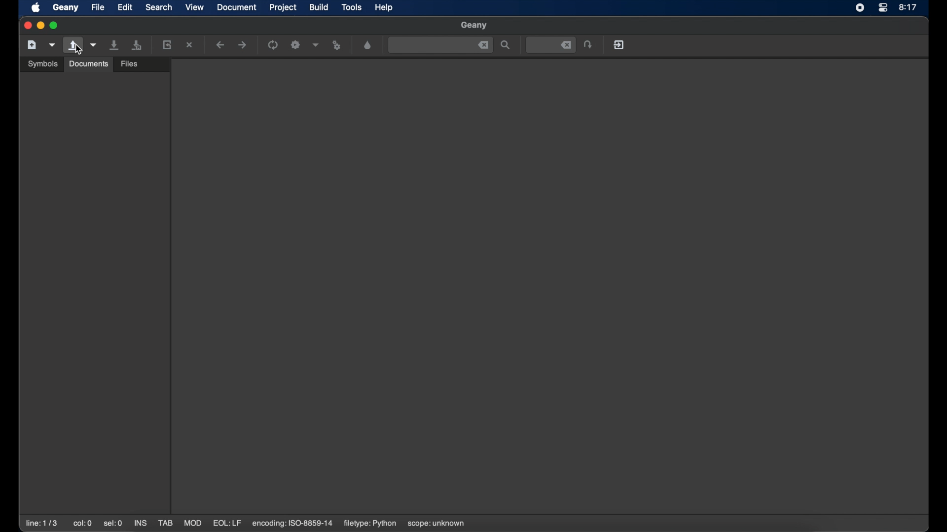  I want to click on screen recorder icon, so click(859, 8).